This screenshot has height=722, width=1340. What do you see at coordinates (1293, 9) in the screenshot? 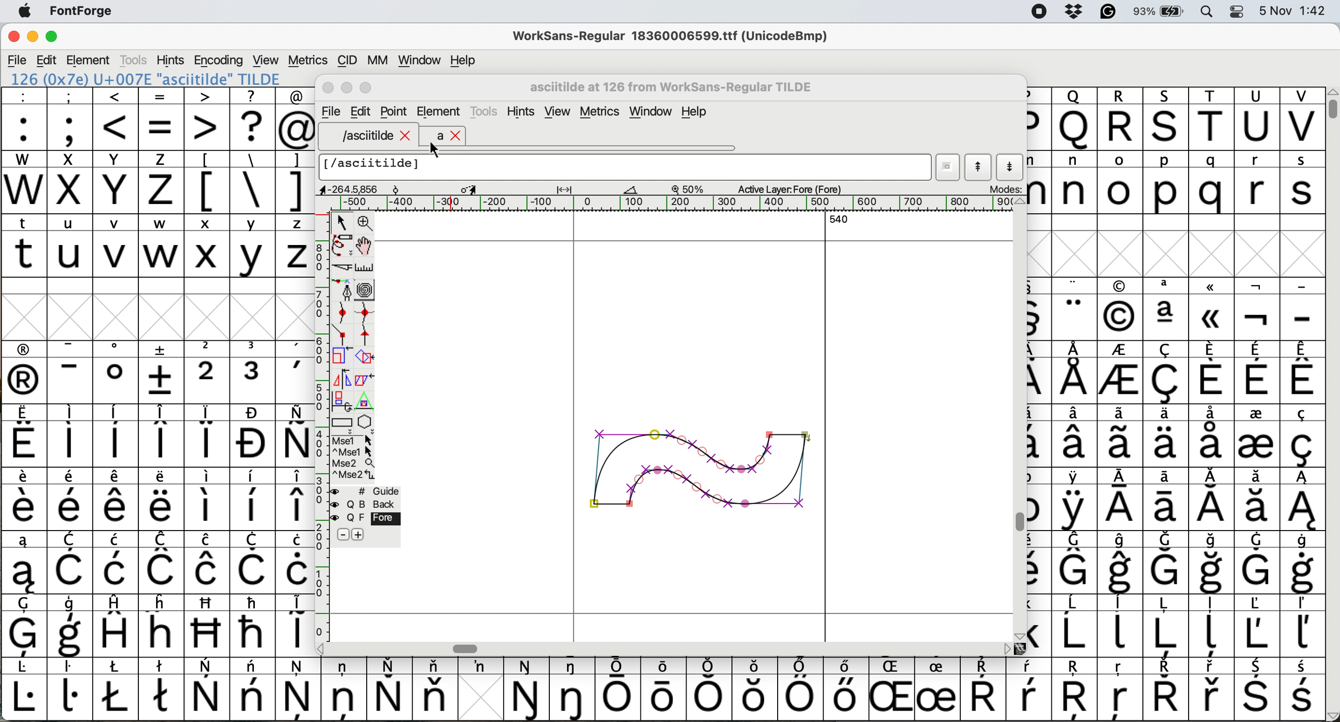
I see `date and time` at bounding box center [1293, 9].